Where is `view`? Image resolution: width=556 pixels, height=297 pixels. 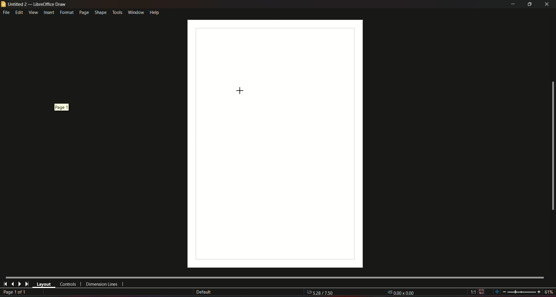
view is located at coordinates (33, 12).